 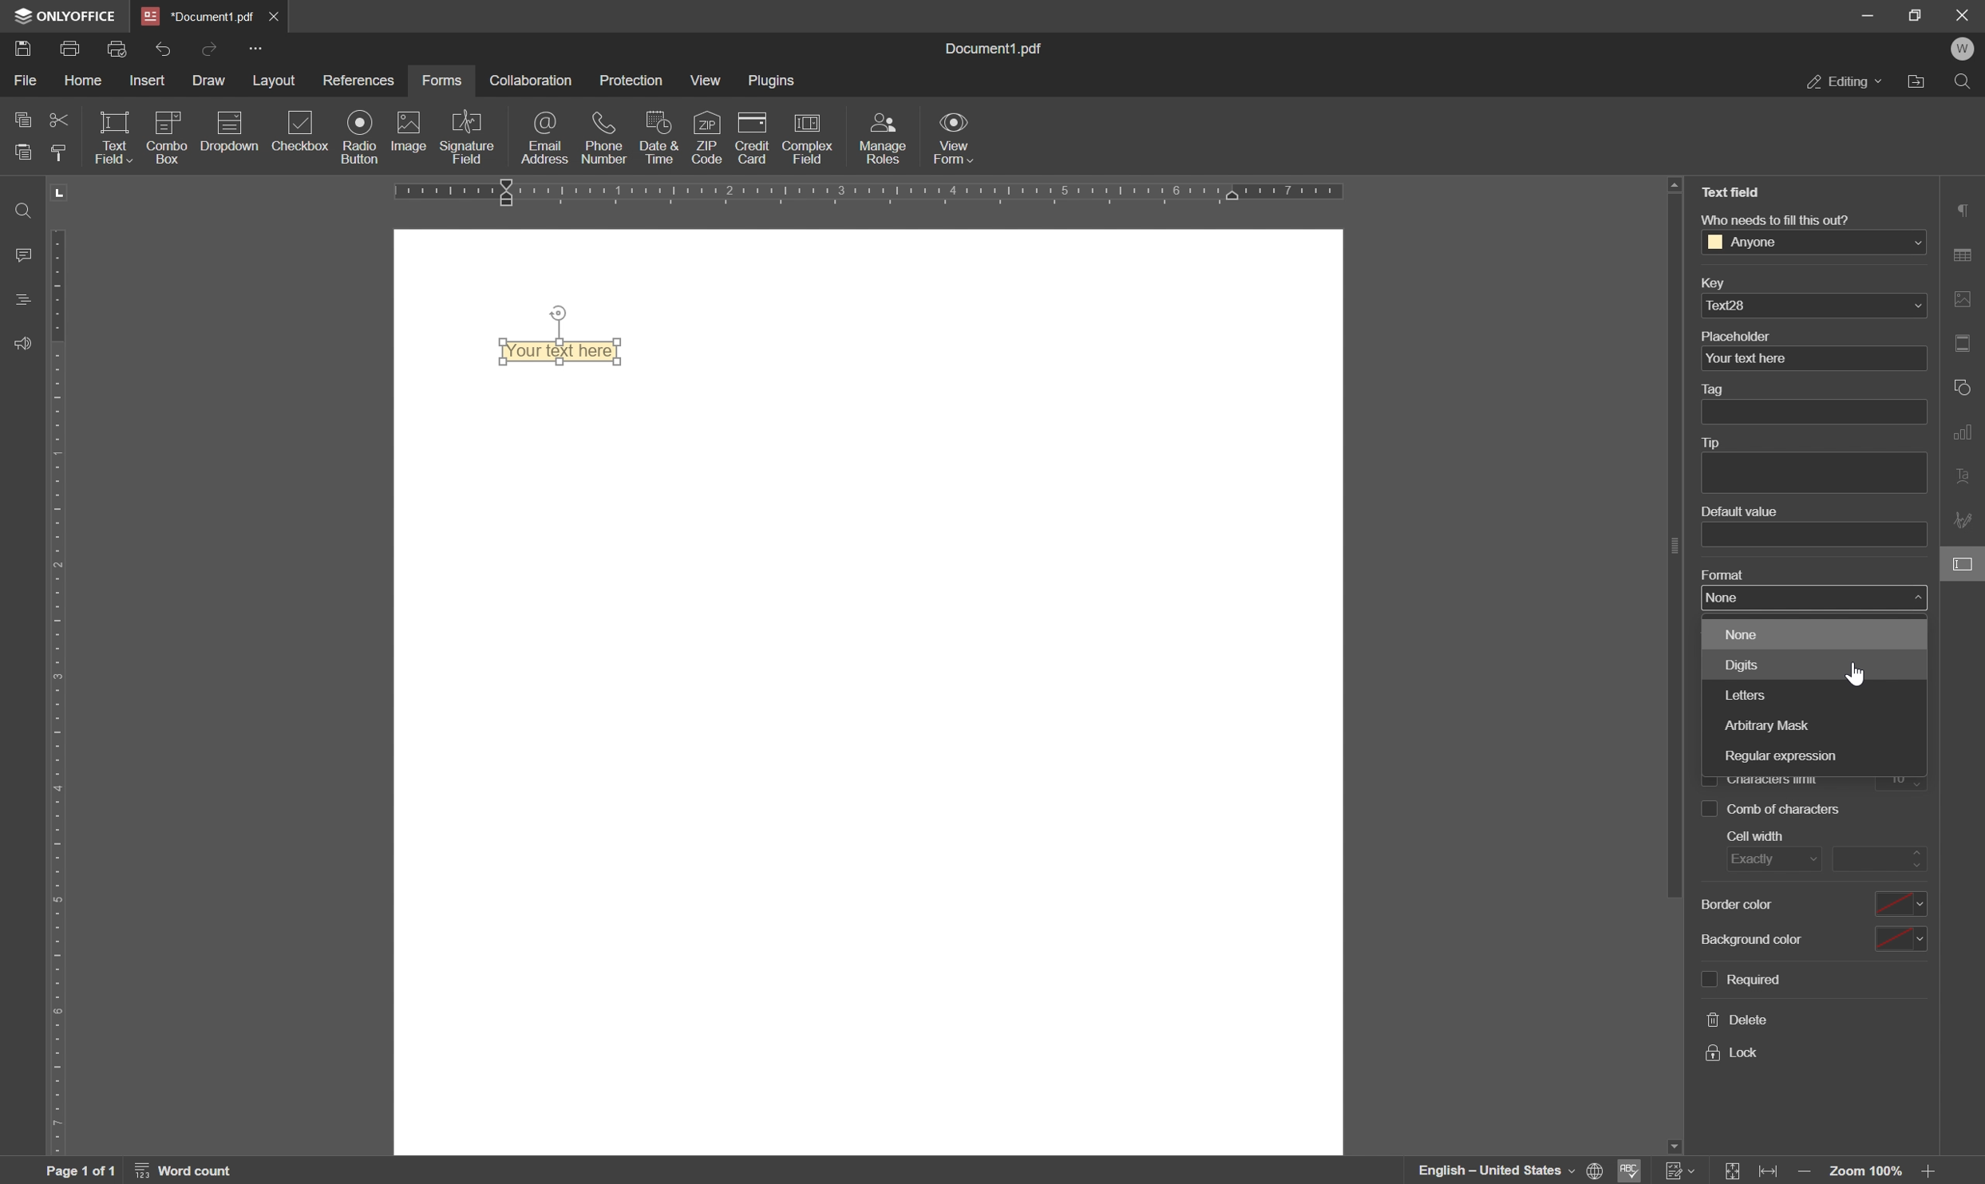 I want to click on manage roles, so click(x=886, y=137).